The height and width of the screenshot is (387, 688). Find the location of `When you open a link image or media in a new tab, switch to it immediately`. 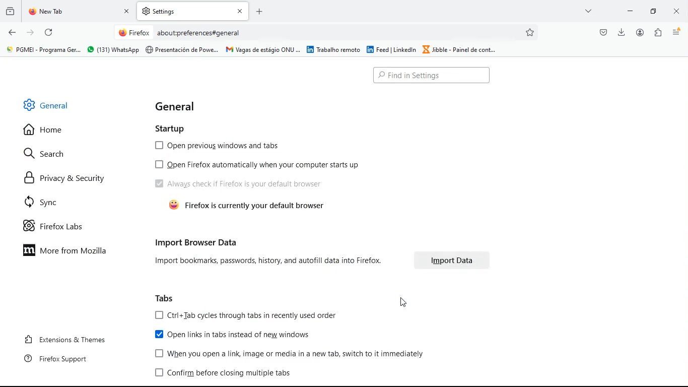

When you open a link image or media in a new tab, switch to it immediately is located at coordinates (292, 354).